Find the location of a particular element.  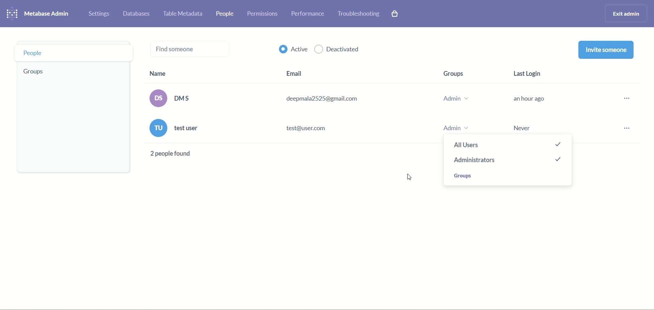

group is located at coordinates (453, 99).